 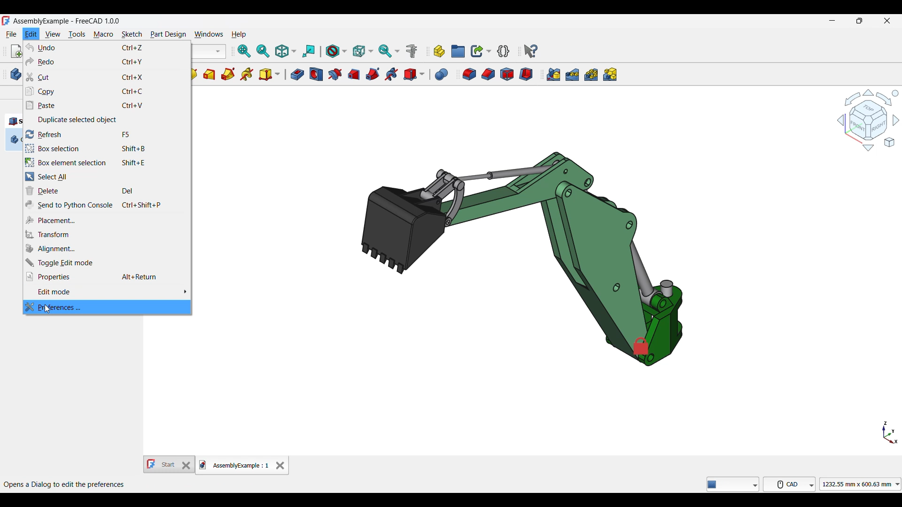 I want to click on Edit mode options, so click(x=107, y=292).